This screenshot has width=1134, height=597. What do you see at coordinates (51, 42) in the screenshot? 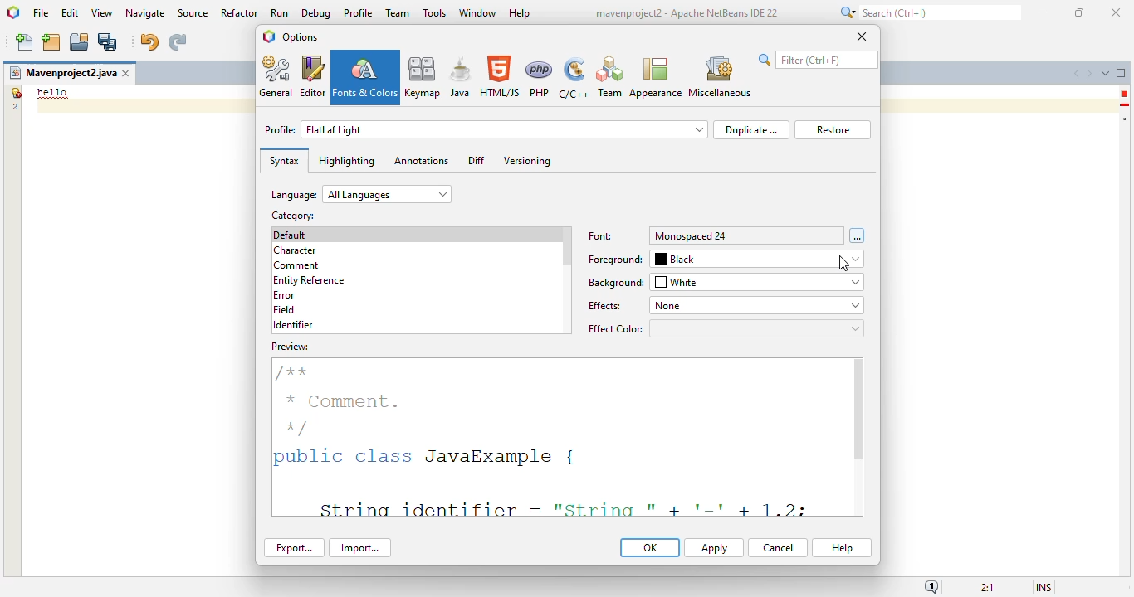
I see `new project` at bounding box center [51, 42].